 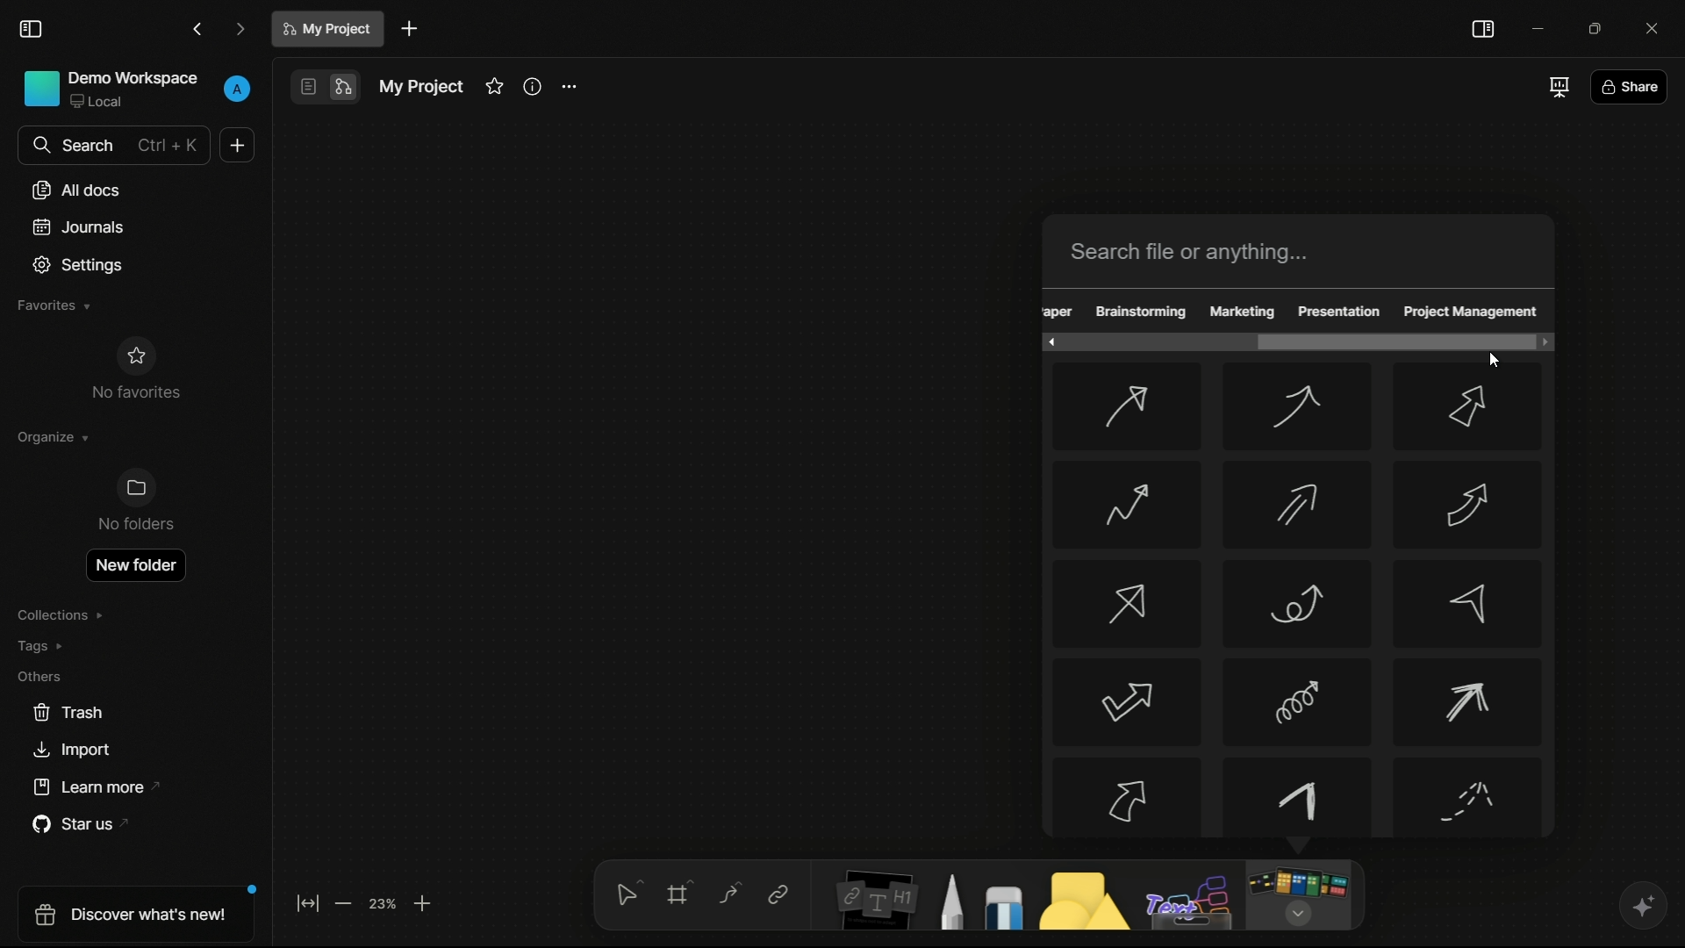 What do you see at coordinates (112, 145) in the screenshot?
I see `search bar` at bounding box center [112, 145].